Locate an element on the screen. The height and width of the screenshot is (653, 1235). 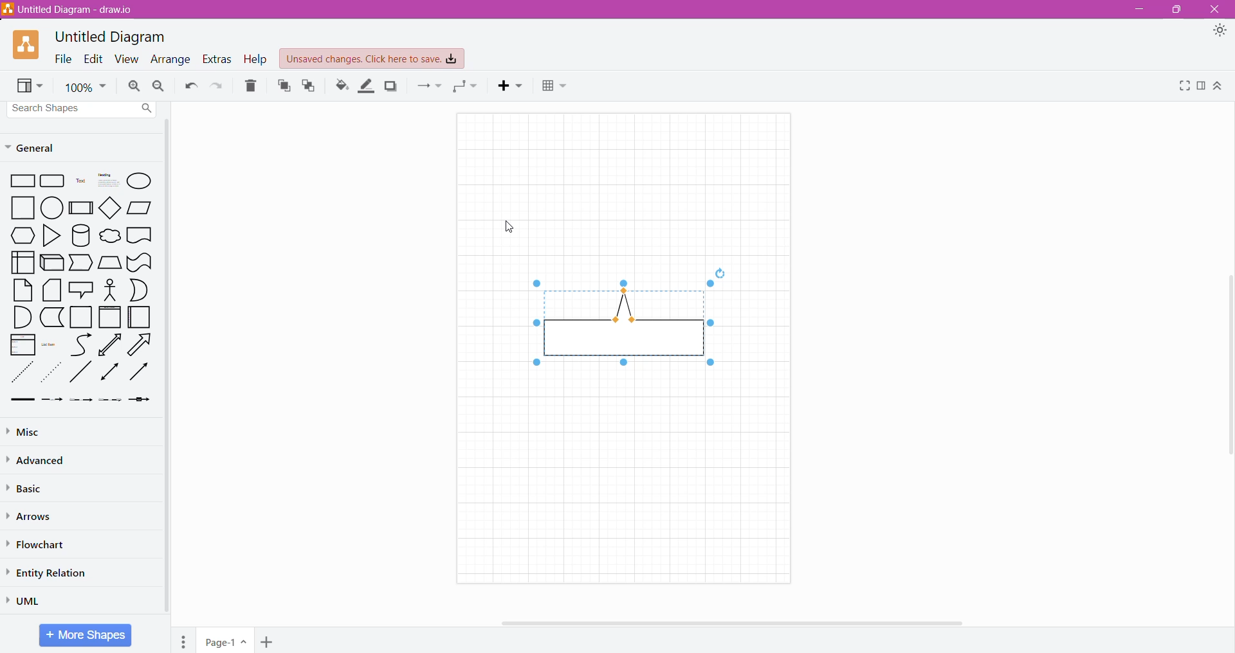
Text (Label) is located at coordinates (79, 183).